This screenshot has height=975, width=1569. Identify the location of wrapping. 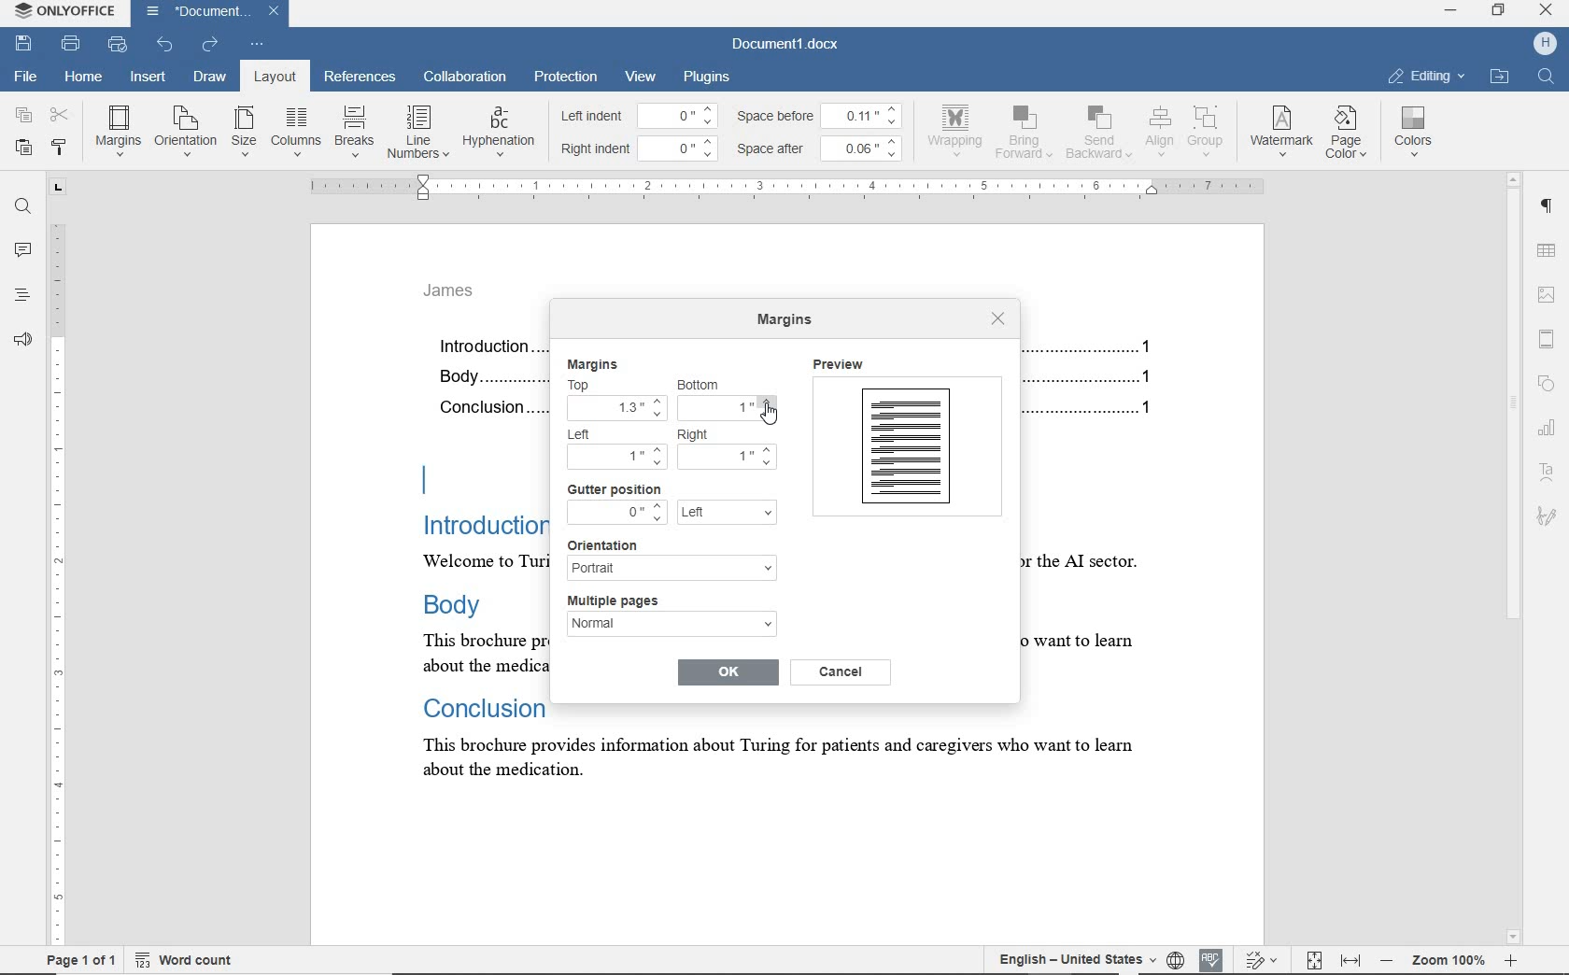
(958, 130).